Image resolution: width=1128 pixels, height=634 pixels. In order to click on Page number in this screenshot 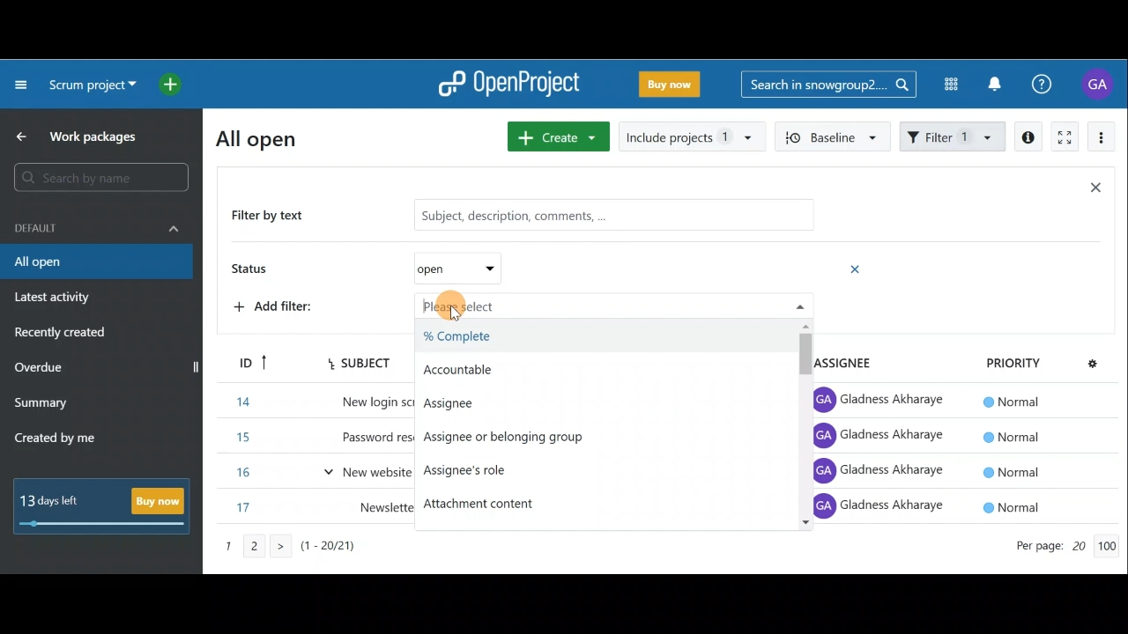, I will do `click(317, 551)`.